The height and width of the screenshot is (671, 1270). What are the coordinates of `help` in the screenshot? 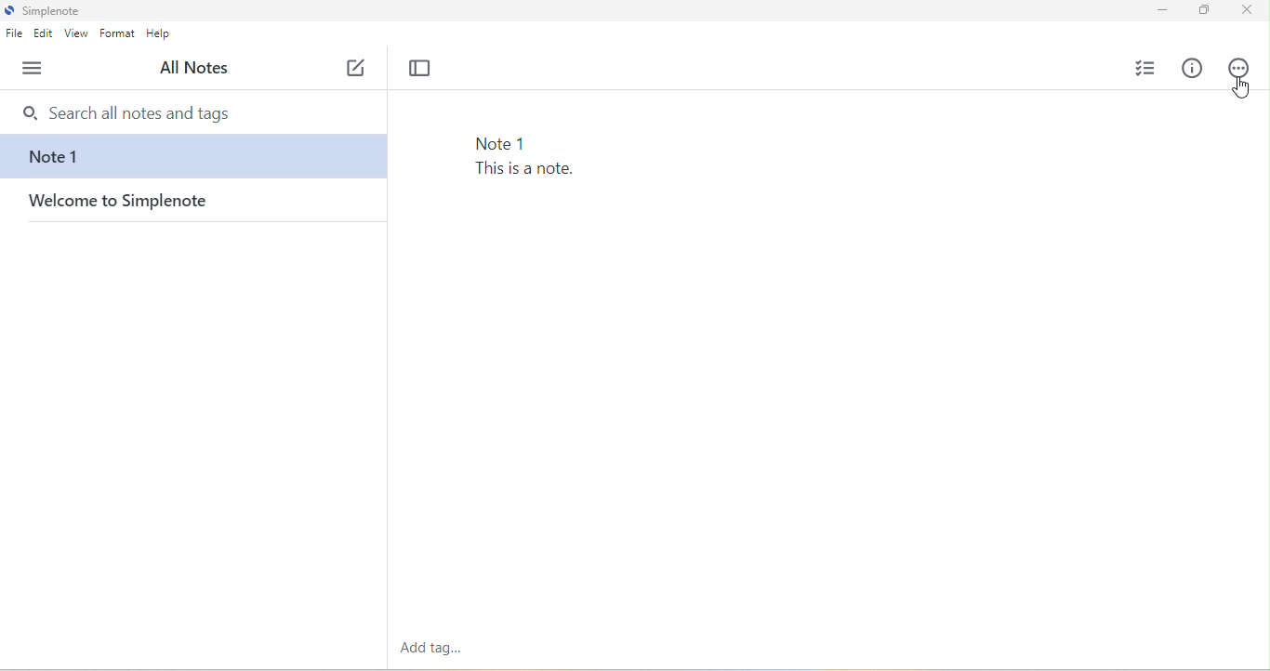 It's located at (159, 34).